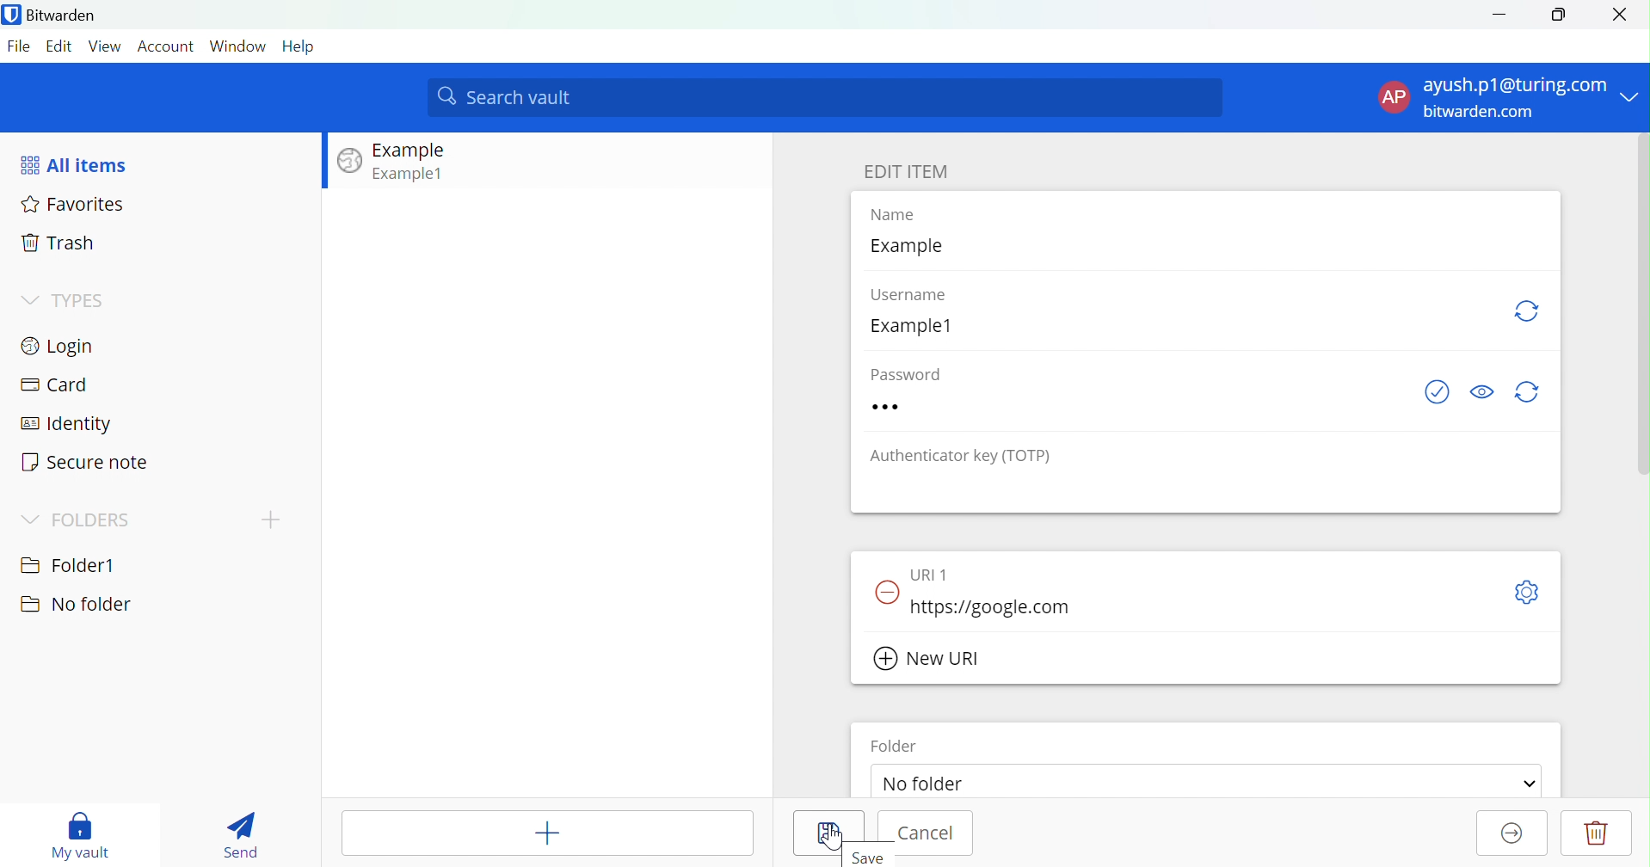 This screenshot has width=1650, height=867. What do you see at coordinates (1499, 13) in the screenshot?
I see `Minimize` at bounding box center [1499, 13].